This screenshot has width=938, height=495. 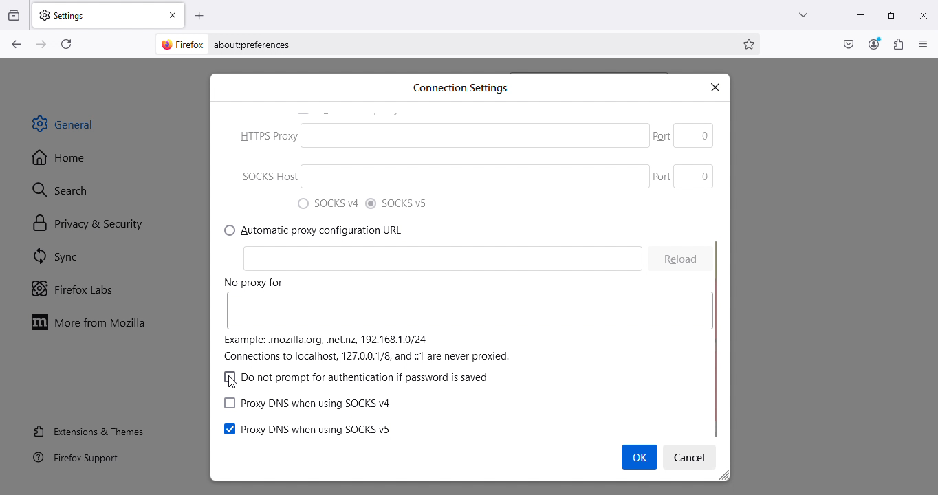 What do you see at coordinates (40, 43) in the screenshot?
I see `Go forward one page` at bounding box center [40, 43].